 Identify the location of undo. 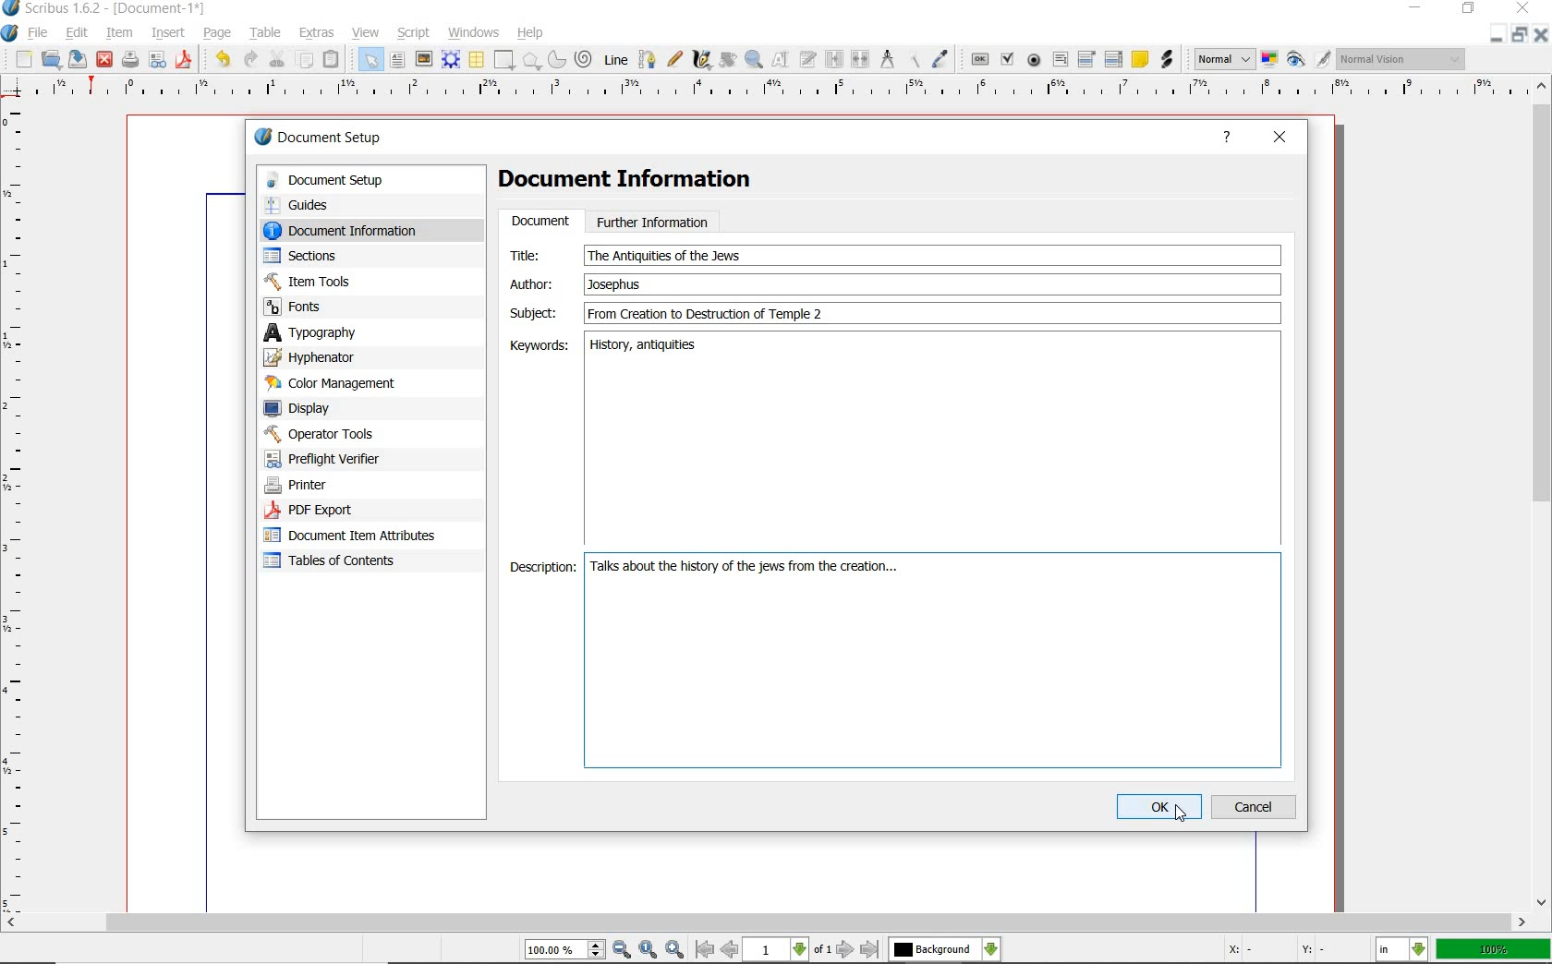
(222, 61).